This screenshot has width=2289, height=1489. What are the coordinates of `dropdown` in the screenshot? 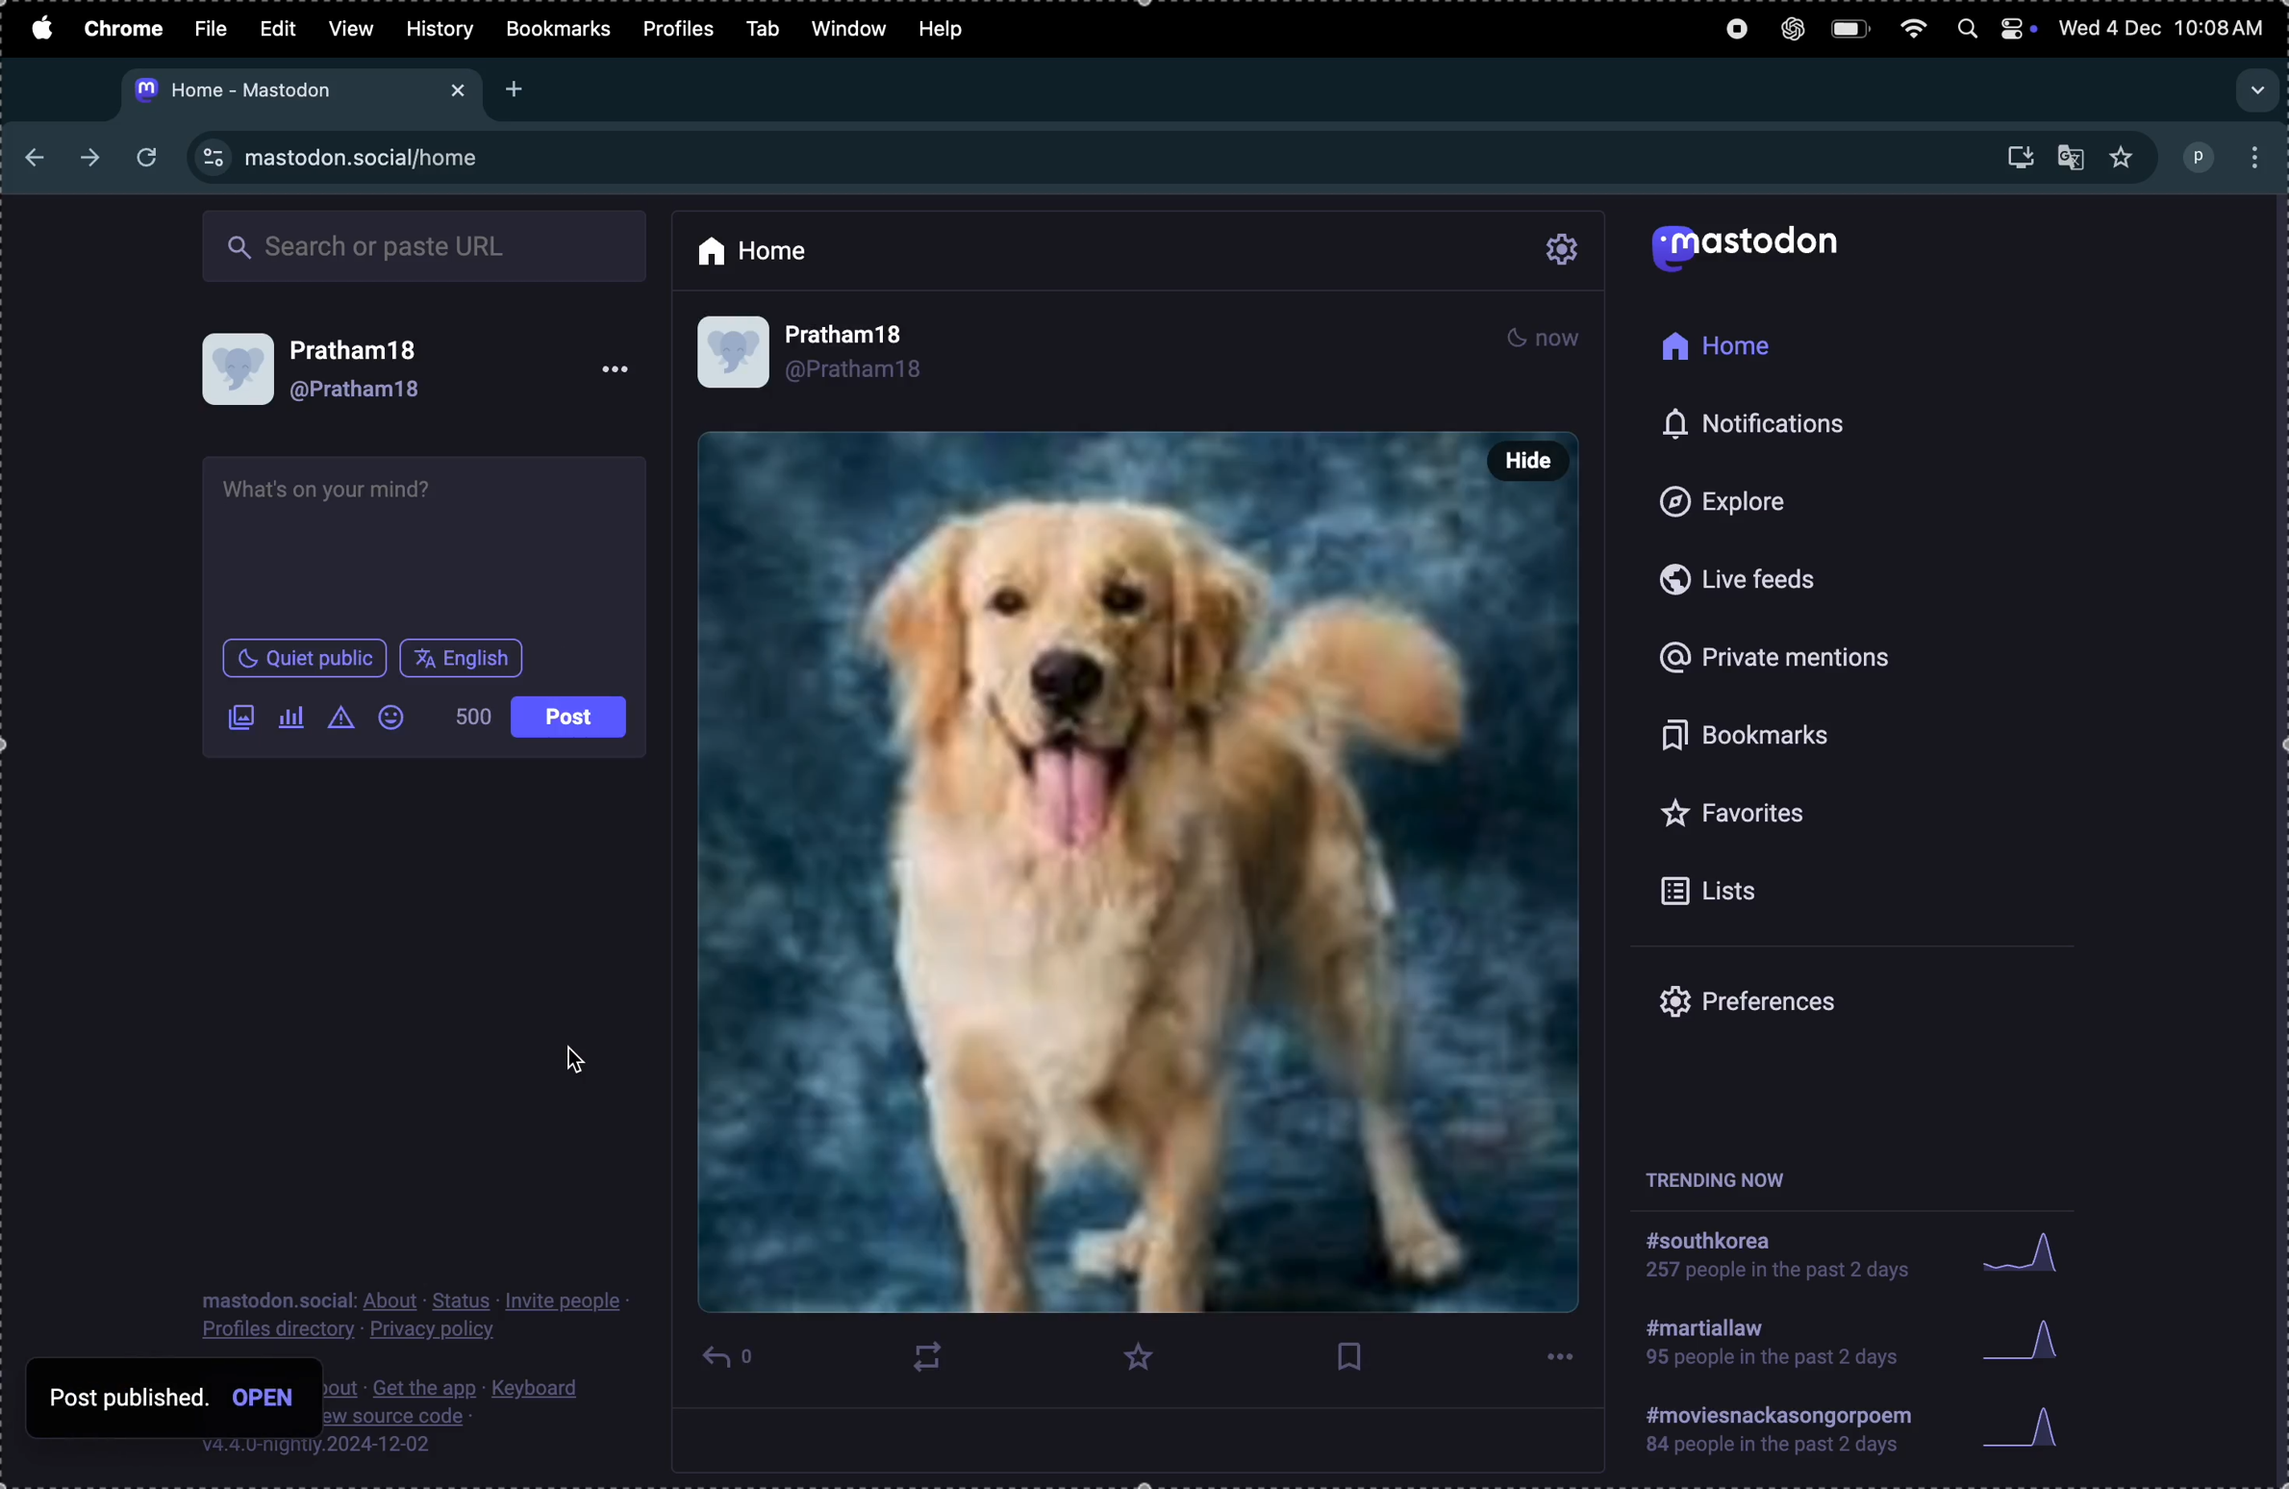 It's located at (2254, 90).